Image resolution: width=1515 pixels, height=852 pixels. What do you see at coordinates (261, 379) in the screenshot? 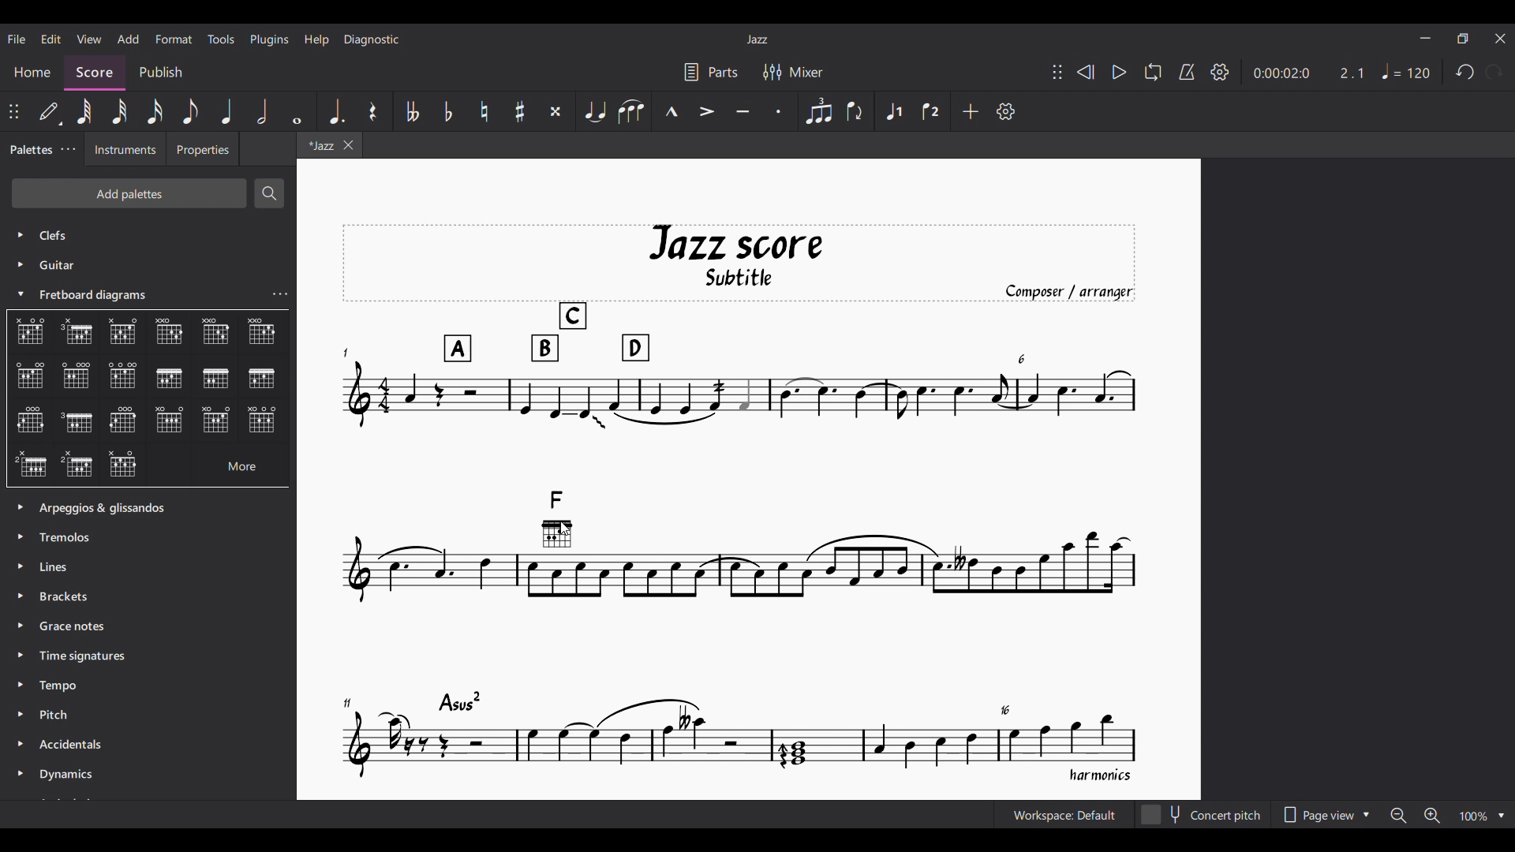
I see `Chart 11` at bounding box center [261, 379].